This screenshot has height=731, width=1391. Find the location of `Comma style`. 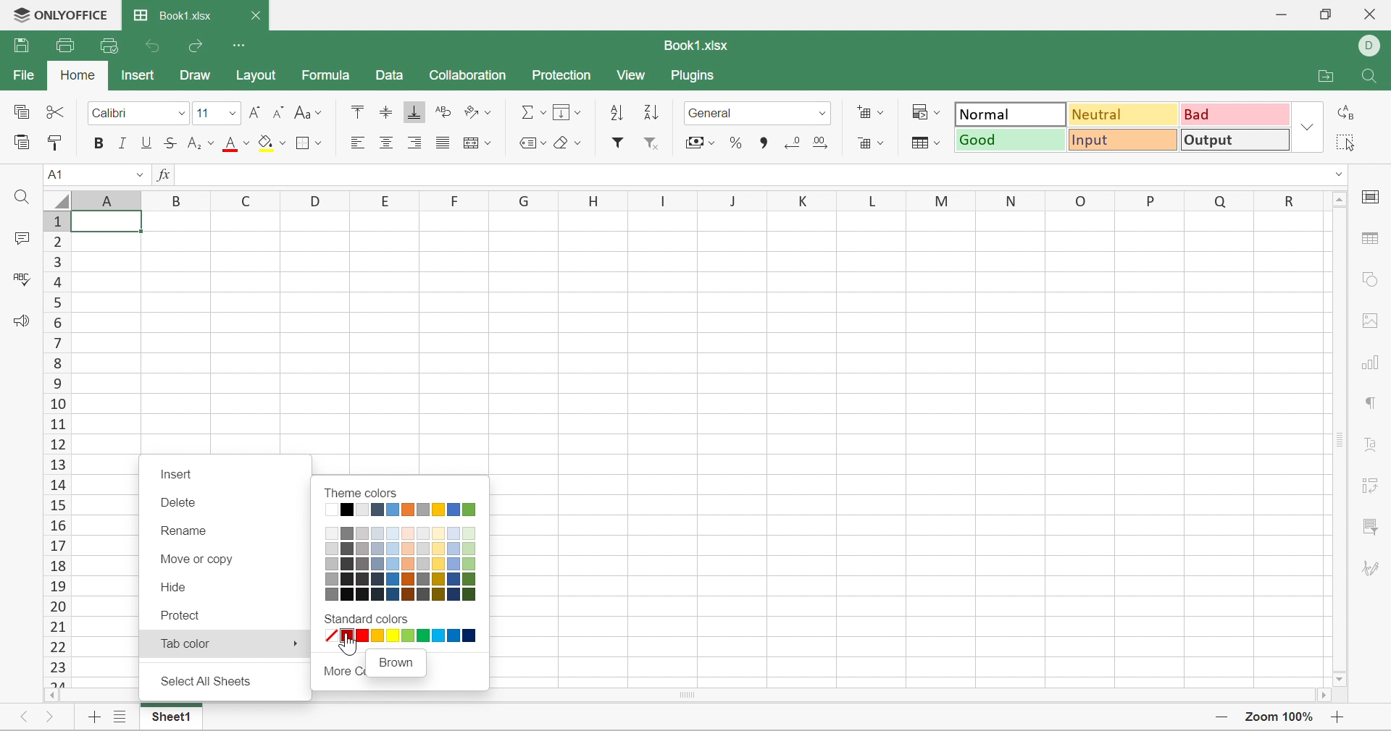

Comma style is located at coordinates (765, 143).